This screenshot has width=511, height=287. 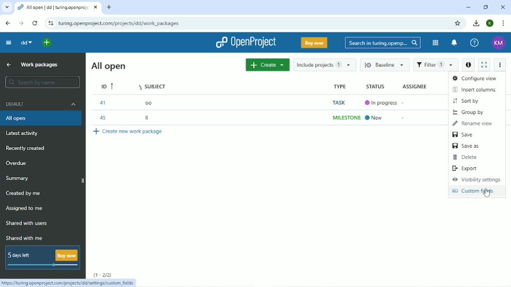 What do you see at coordinates (24, 193) in the screenshot?
I see `Created by name` at bounding box center [24, 193].